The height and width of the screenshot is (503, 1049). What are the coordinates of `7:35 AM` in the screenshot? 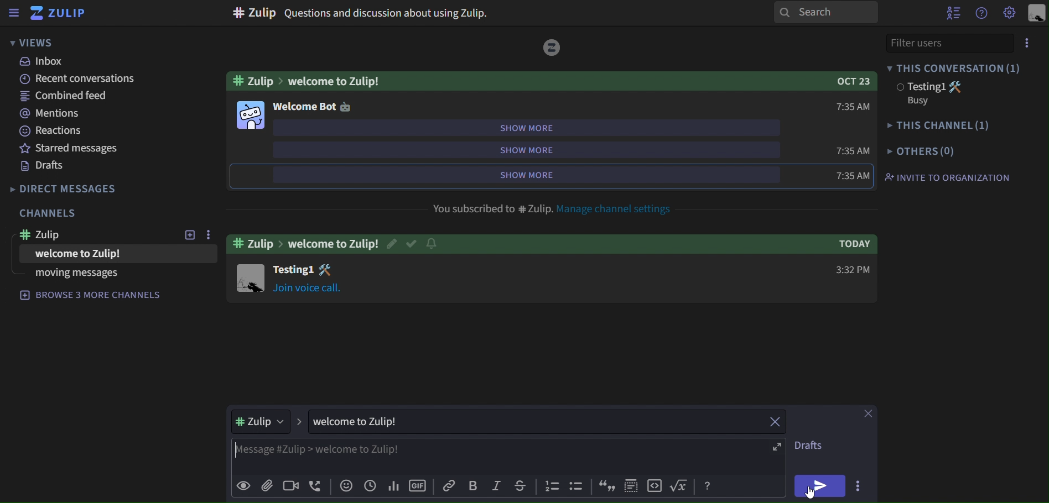 It's located at (852, 161).